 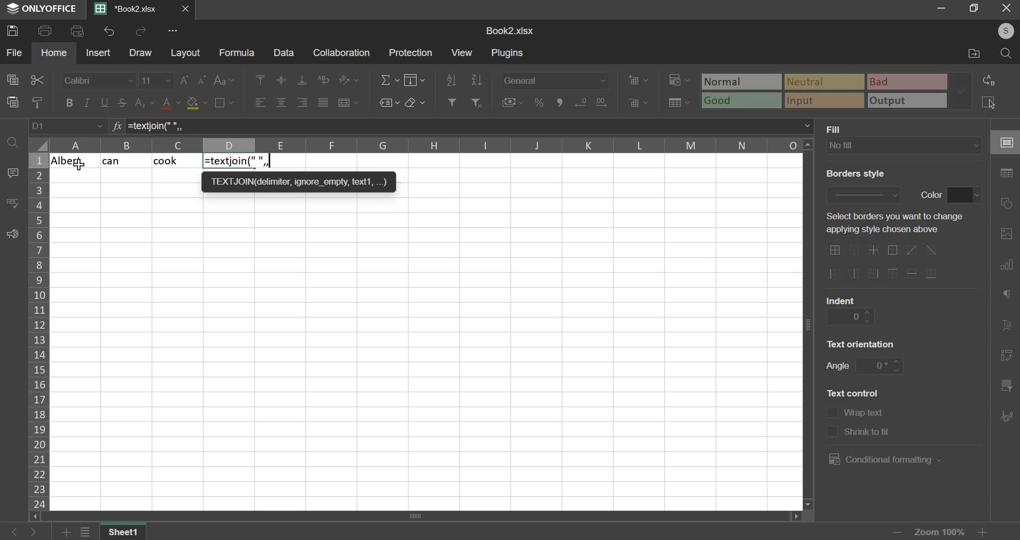 What do you see at coordinates (171, 104) in the screenshot?
I see `text color` at bounding box center [171, 104].